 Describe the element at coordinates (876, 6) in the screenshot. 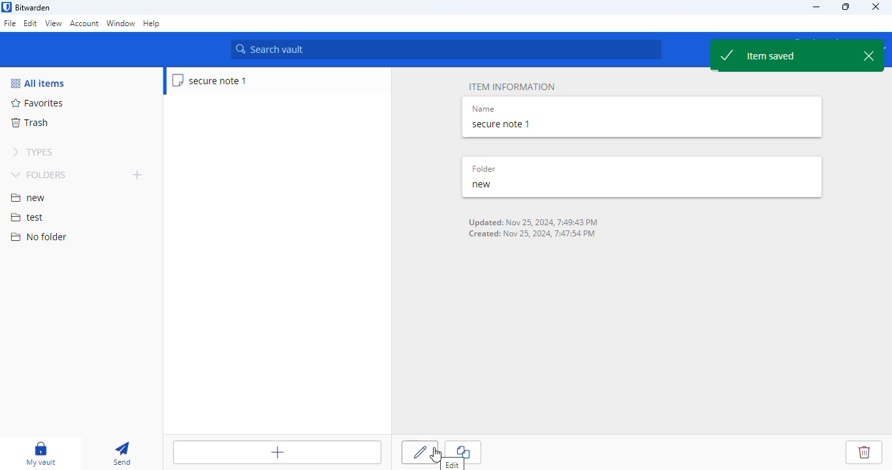

I see `close` at that location.